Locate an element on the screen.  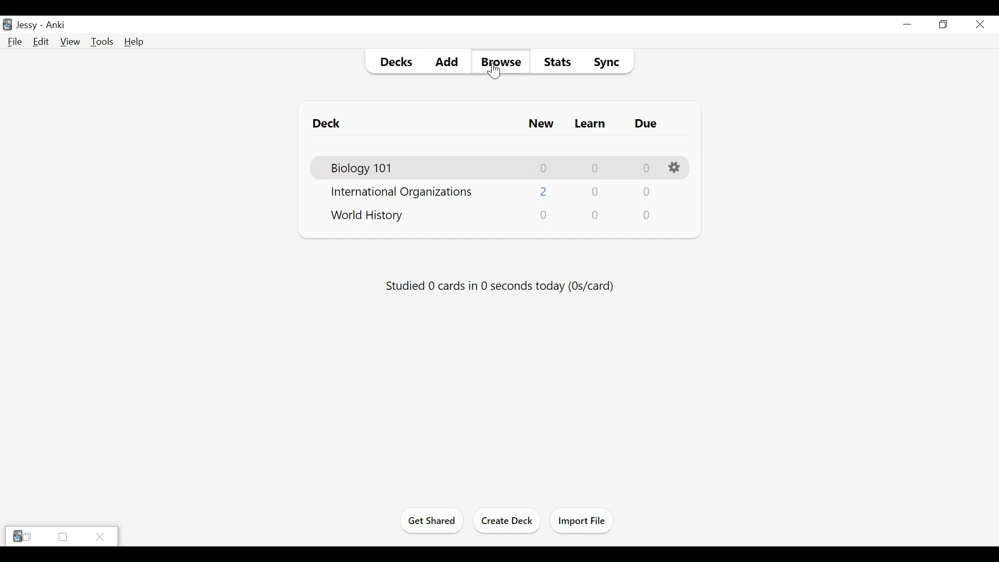
Close is located at coordinates (979, 24).